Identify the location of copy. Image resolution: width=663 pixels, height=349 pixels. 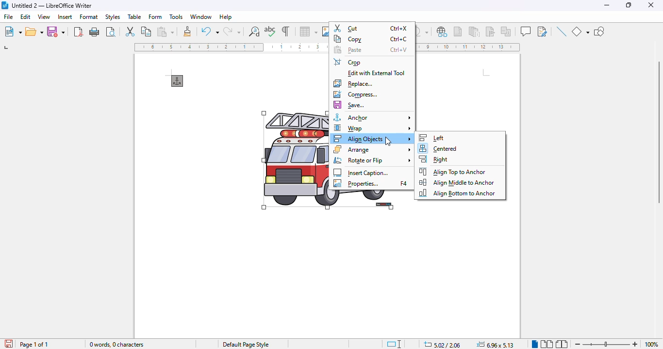
(371, 39).